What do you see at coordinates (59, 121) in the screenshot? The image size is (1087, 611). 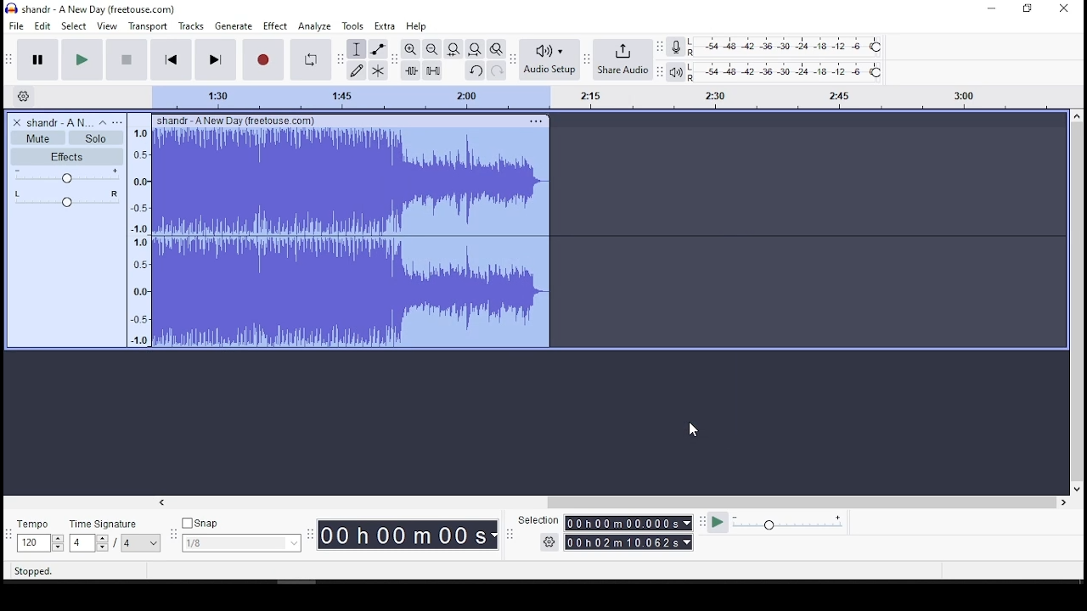 I see `audio name` at bounding box center [59, 121].